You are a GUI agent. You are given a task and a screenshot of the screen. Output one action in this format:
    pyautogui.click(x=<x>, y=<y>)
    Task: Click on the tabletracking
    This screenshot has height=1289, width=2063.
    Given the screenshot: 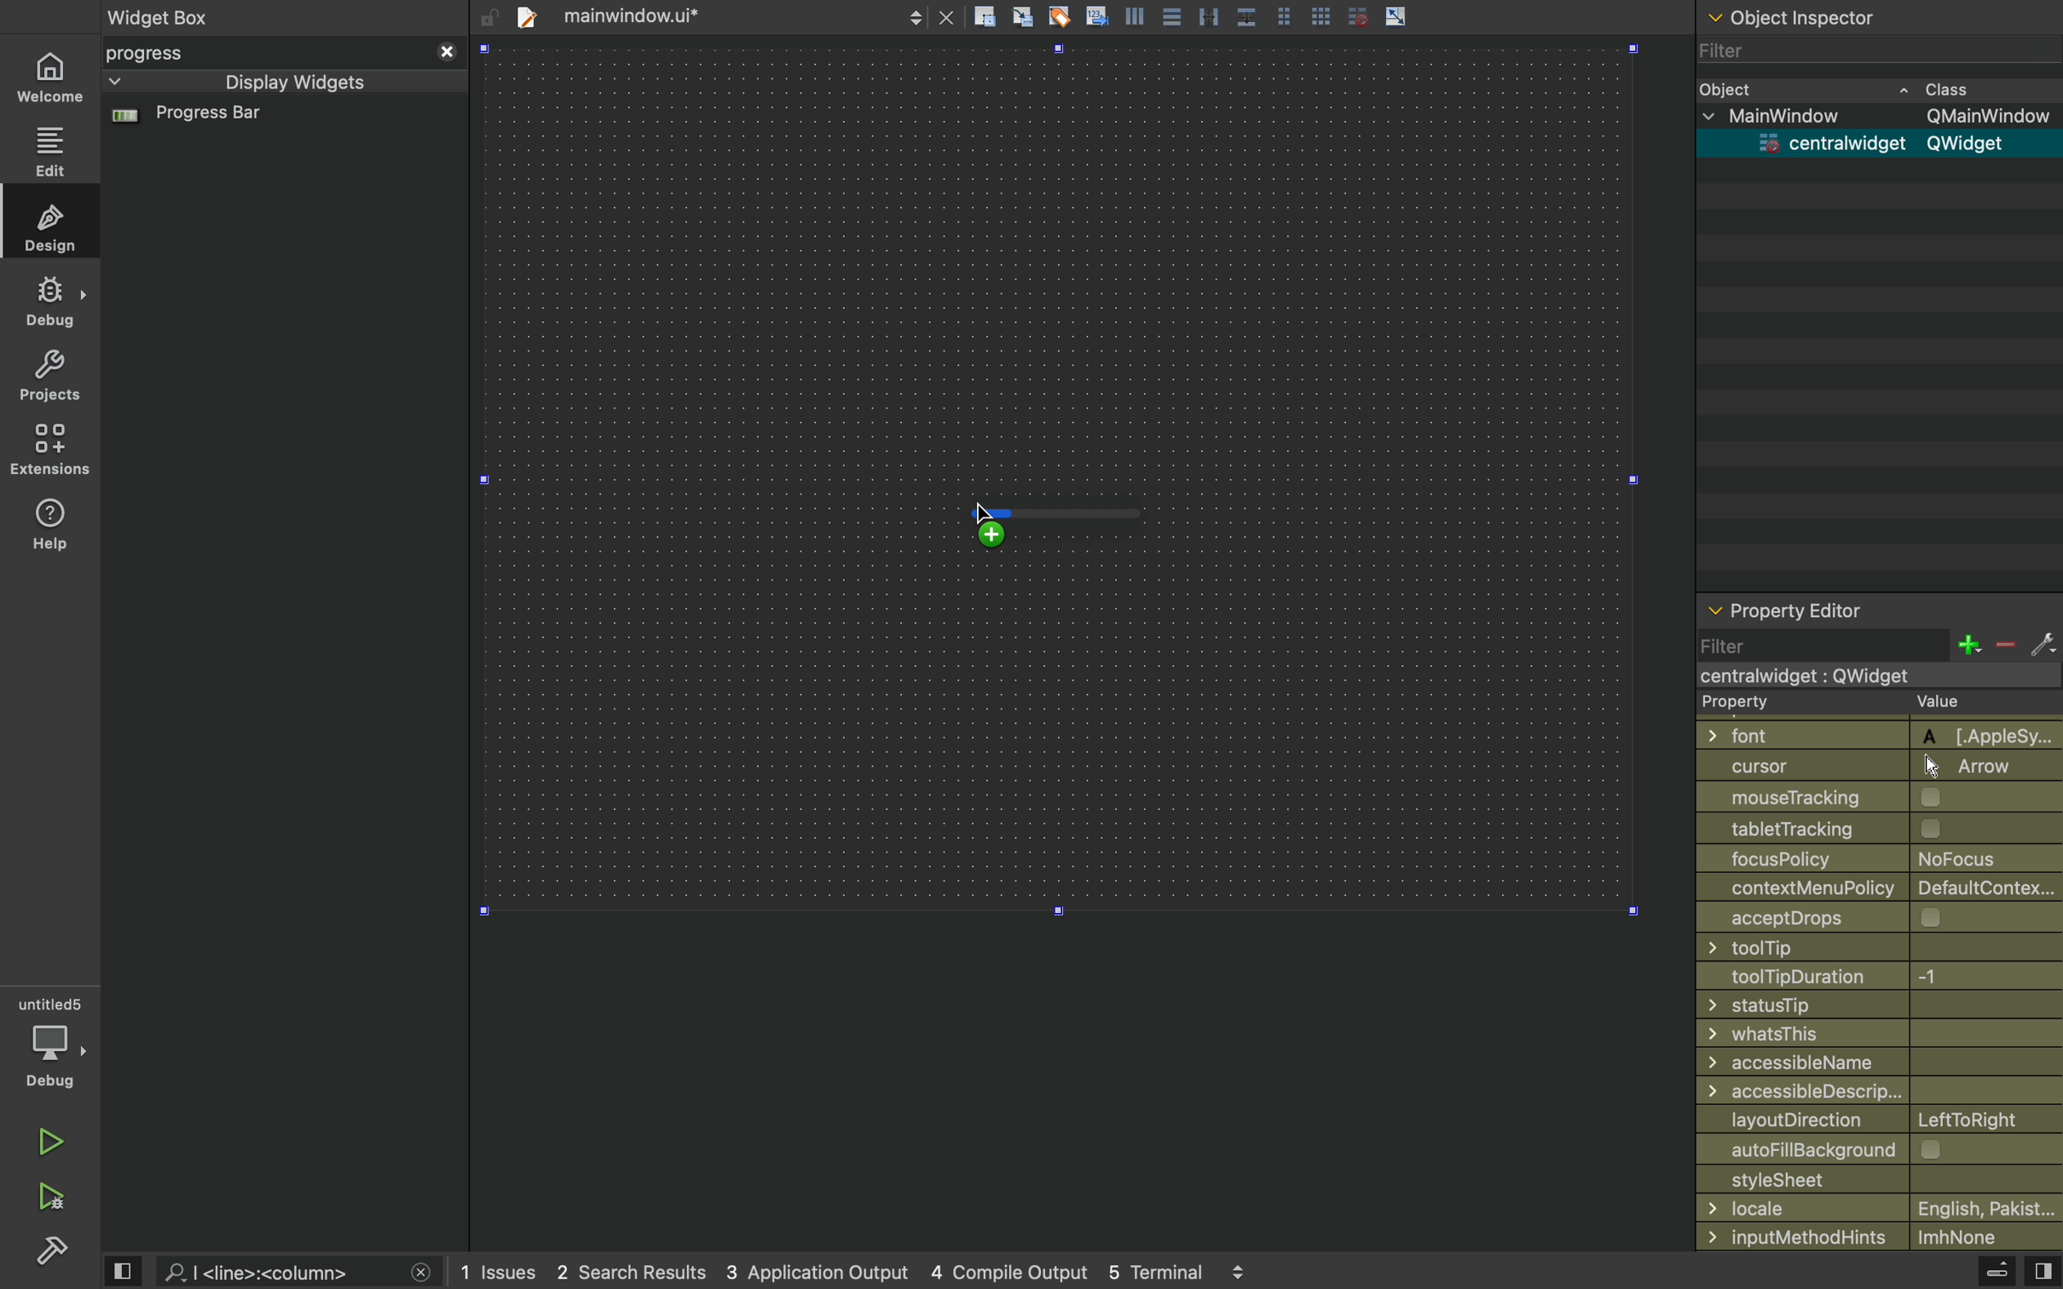 What is the action you would take?
    pyautogui.click(x=1881, y=828)
    